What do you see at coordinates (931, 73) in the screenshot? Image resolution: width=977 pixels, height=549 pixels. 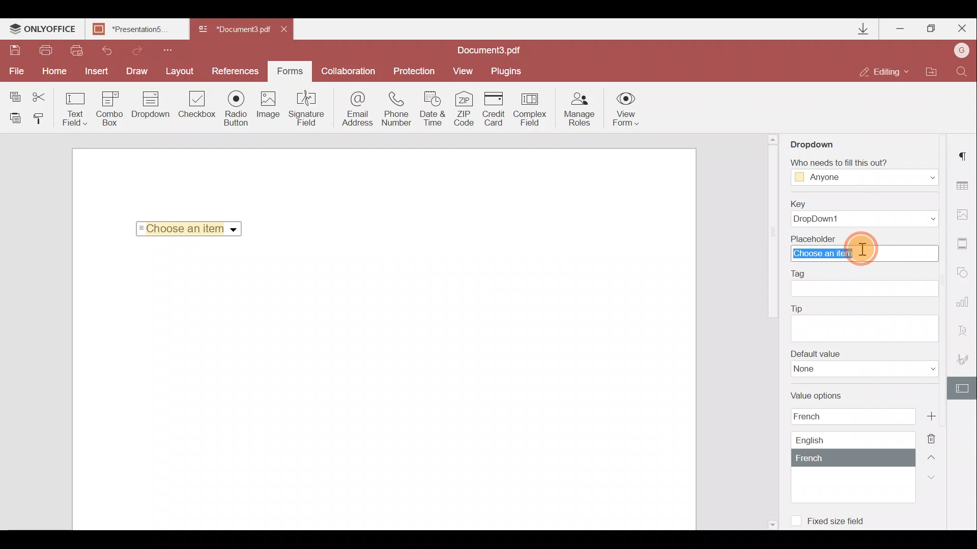 I see `Open file location` at bounding box center [931, 73].